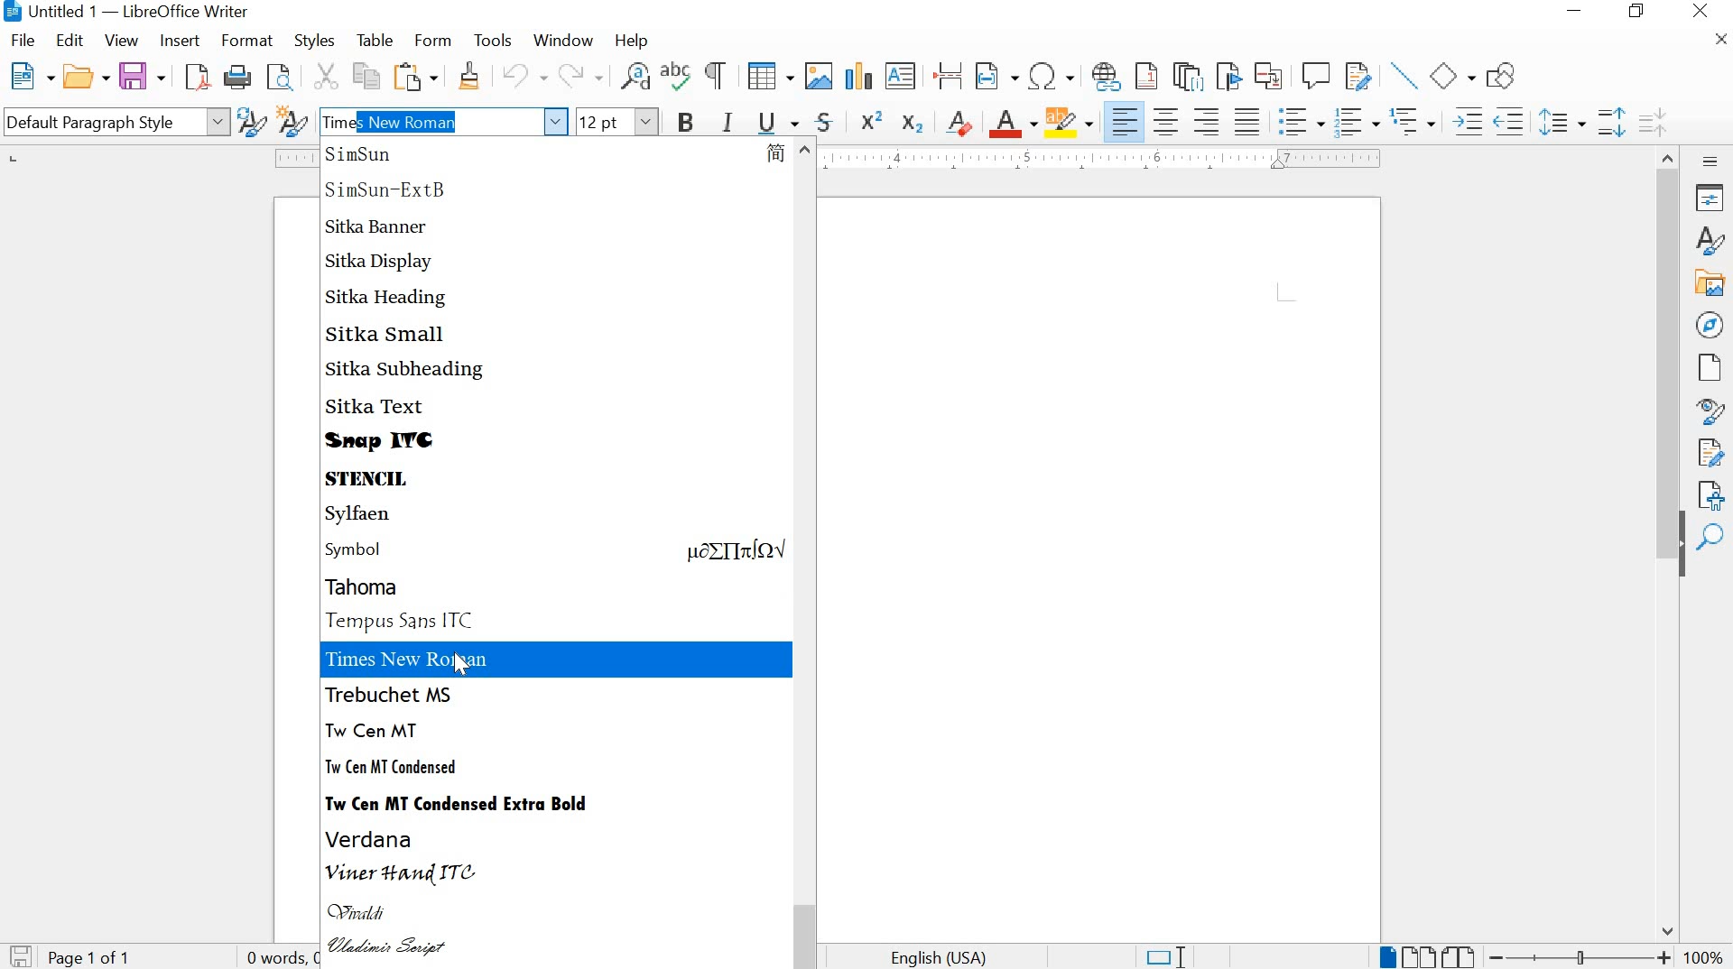 The image size is (1733, 969). What do you see at coordinates (1464, 120) in the screenshot?
I see `INCREASE INDENT` at bounding box center [1464, 120].